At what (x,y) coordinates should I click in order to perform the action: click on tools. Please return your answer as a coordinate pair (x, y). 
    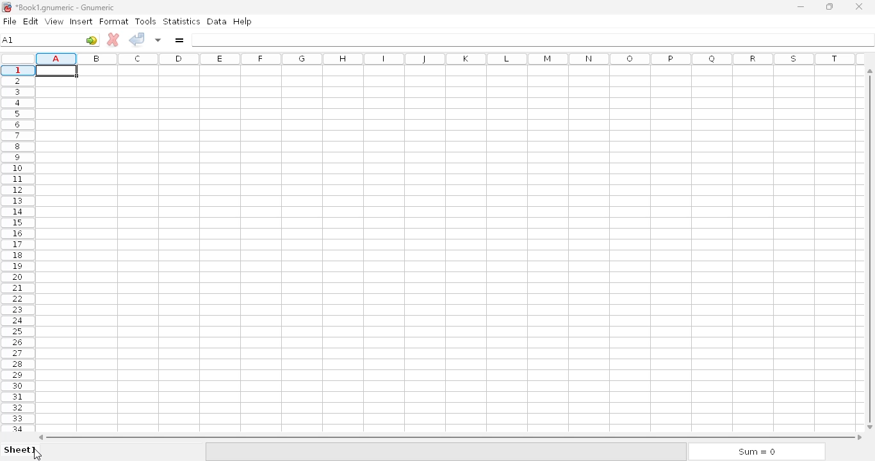
    Looking at the image, I should click on (146, 21).